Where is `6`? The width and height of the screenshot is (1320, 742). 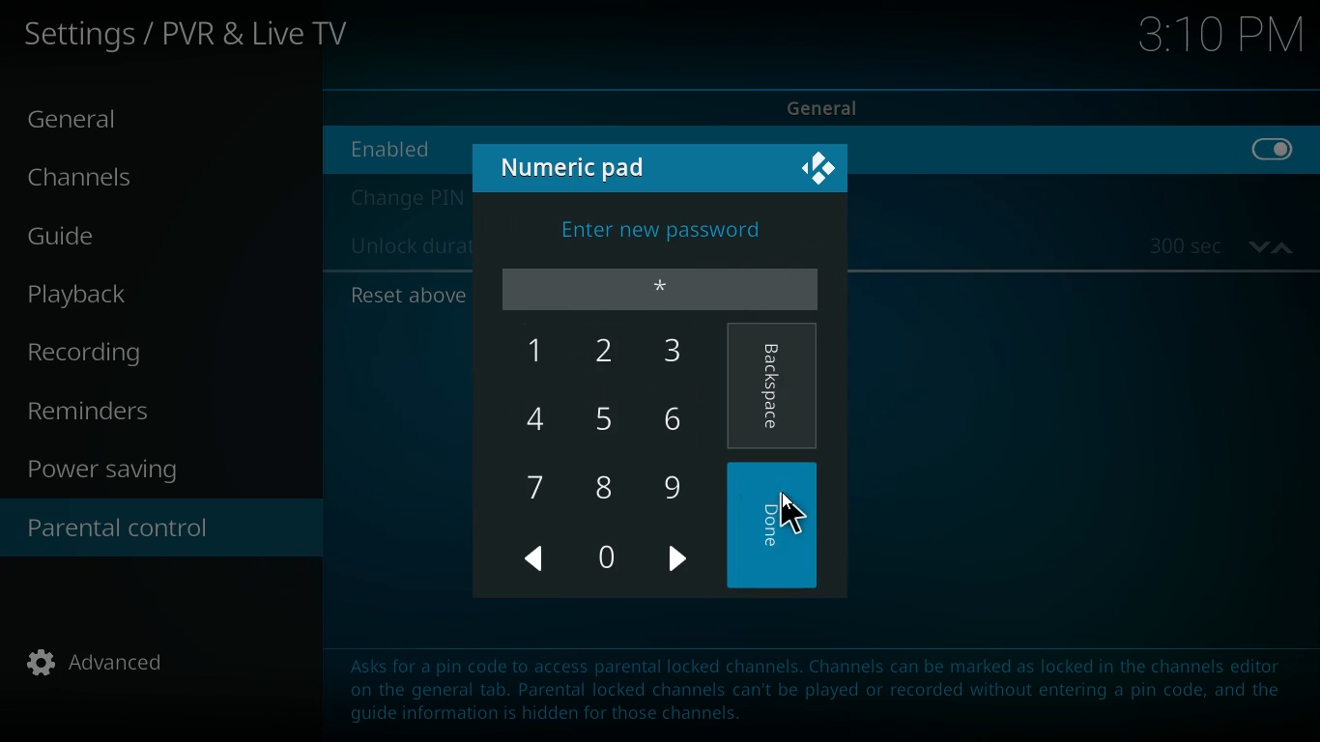 6 is located at coordinates (675, 419).